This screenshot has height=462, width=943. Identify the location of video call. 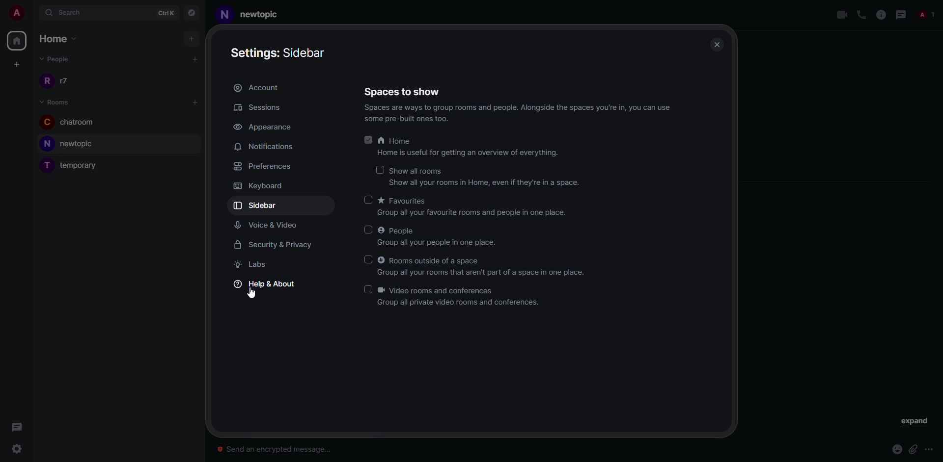
(841, 15).